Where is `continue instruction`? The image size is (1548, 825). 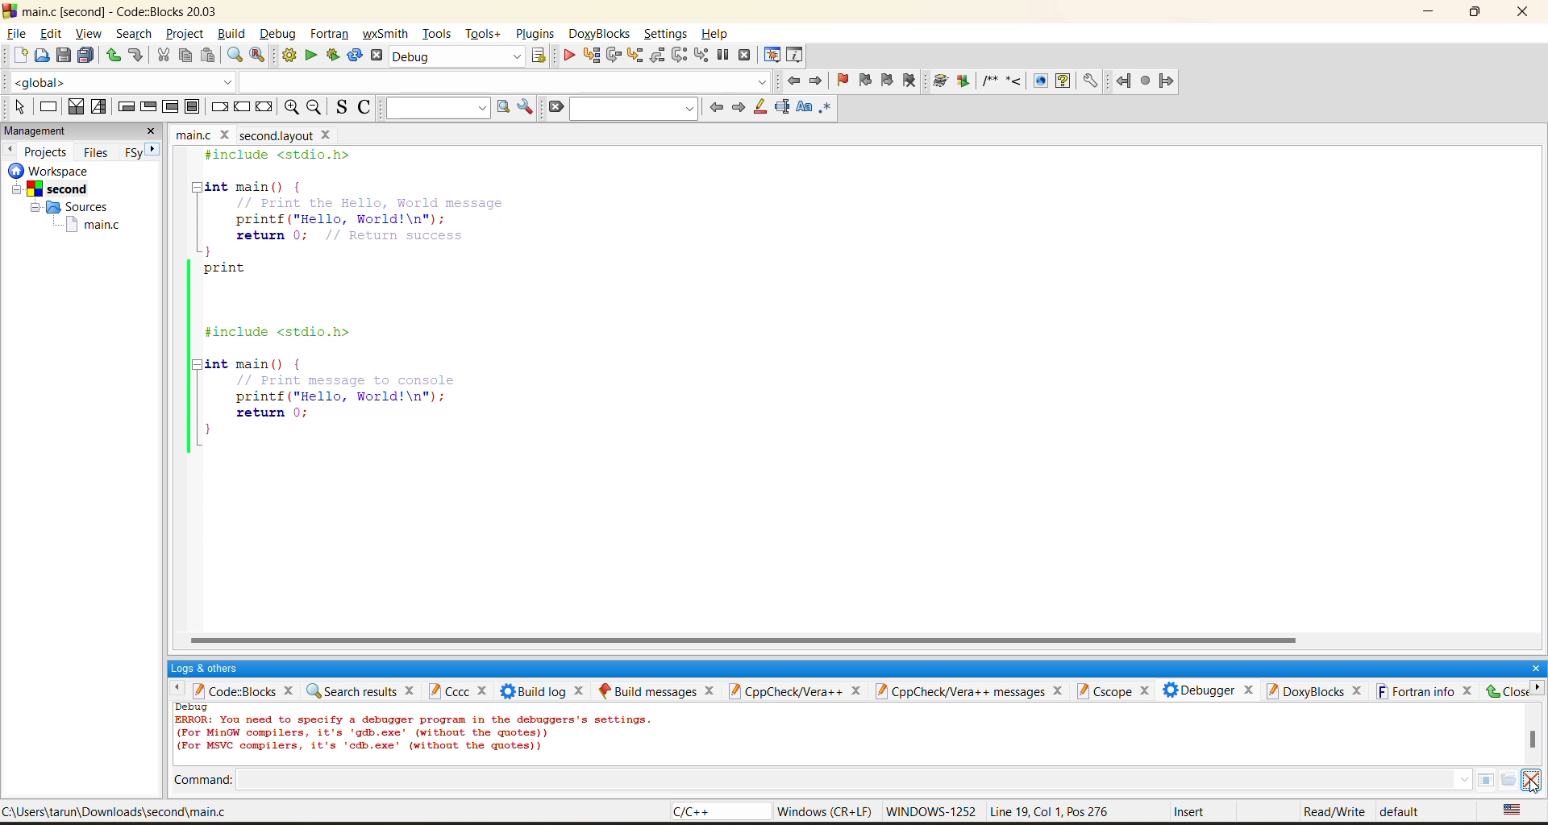 continue instruction is located at coordinates (244, 106).